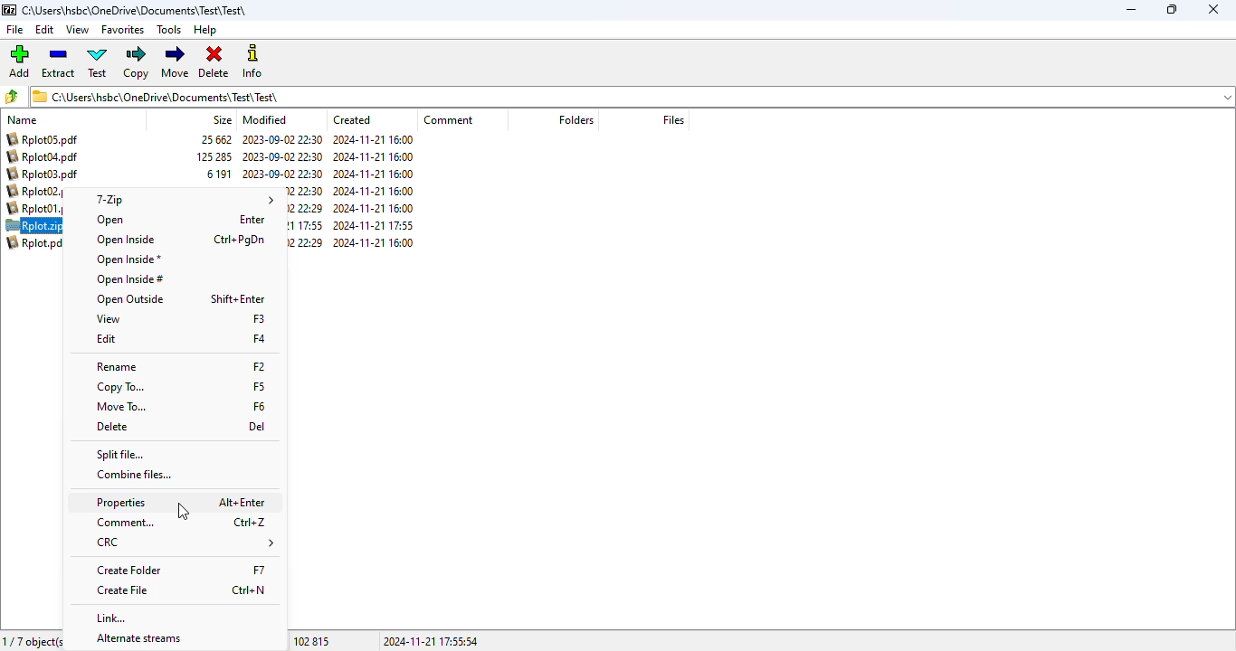  What do you see at coordinates (240, 240) in the screenshot?
I see `shortcut for open inside` at bounding box center [240, 240].